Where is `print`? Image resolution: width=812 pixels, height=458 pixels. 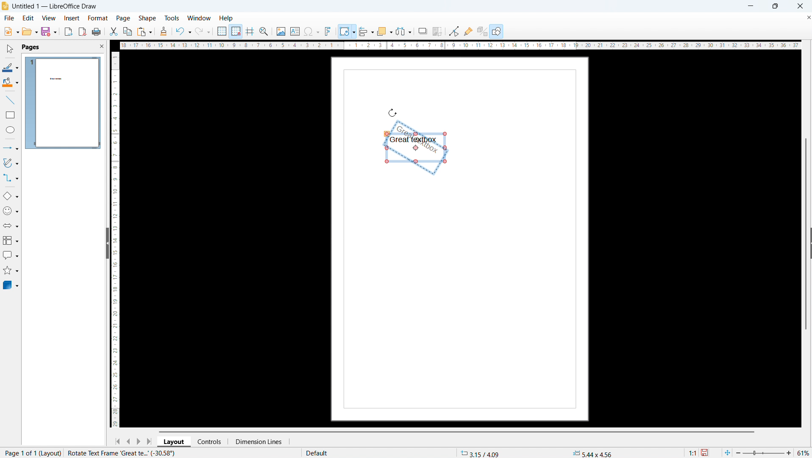
print is located at coordinates (97, 32).